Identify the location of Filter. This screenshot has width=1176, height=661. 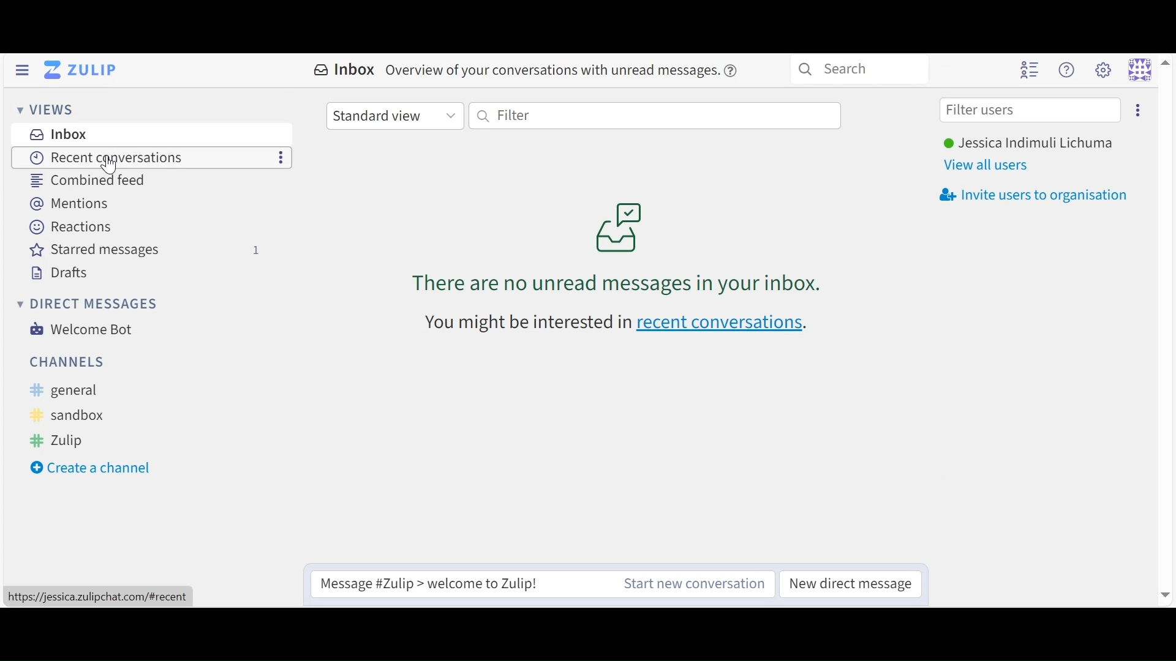
(659, 115).